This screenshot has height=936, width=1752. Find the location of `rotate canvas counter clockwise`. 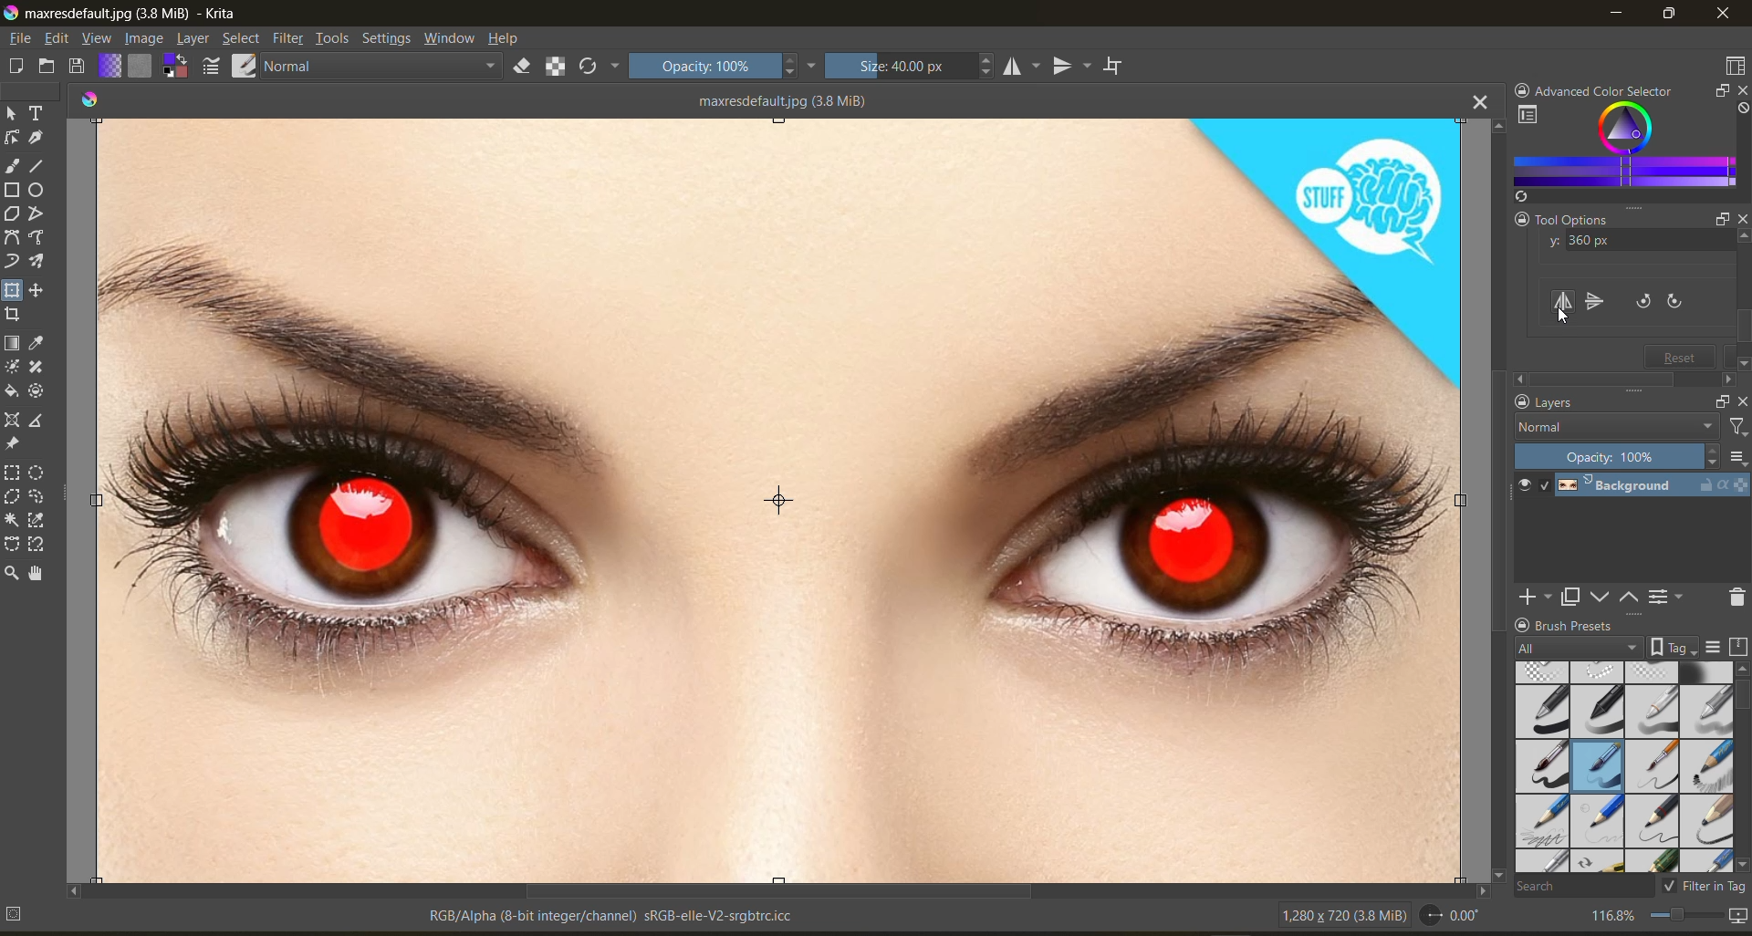

rotate canvas counter clockwise is located at coordinates (1641, 302).